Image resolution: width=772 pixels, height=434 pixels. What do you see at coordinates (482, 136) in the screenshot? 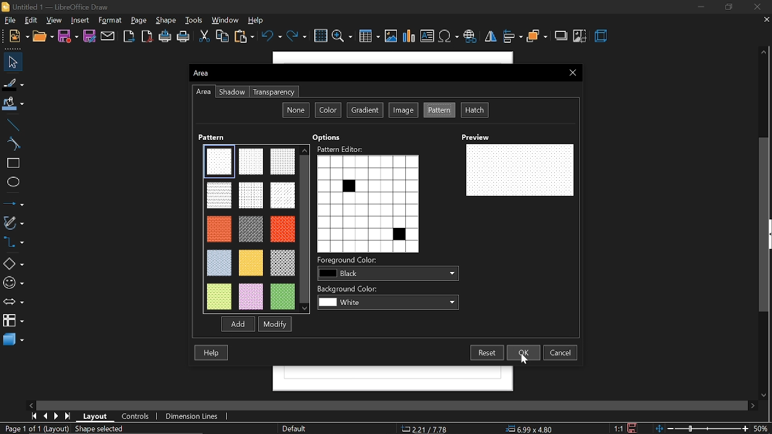
I see `Perview` at bounding box center [482, 136].